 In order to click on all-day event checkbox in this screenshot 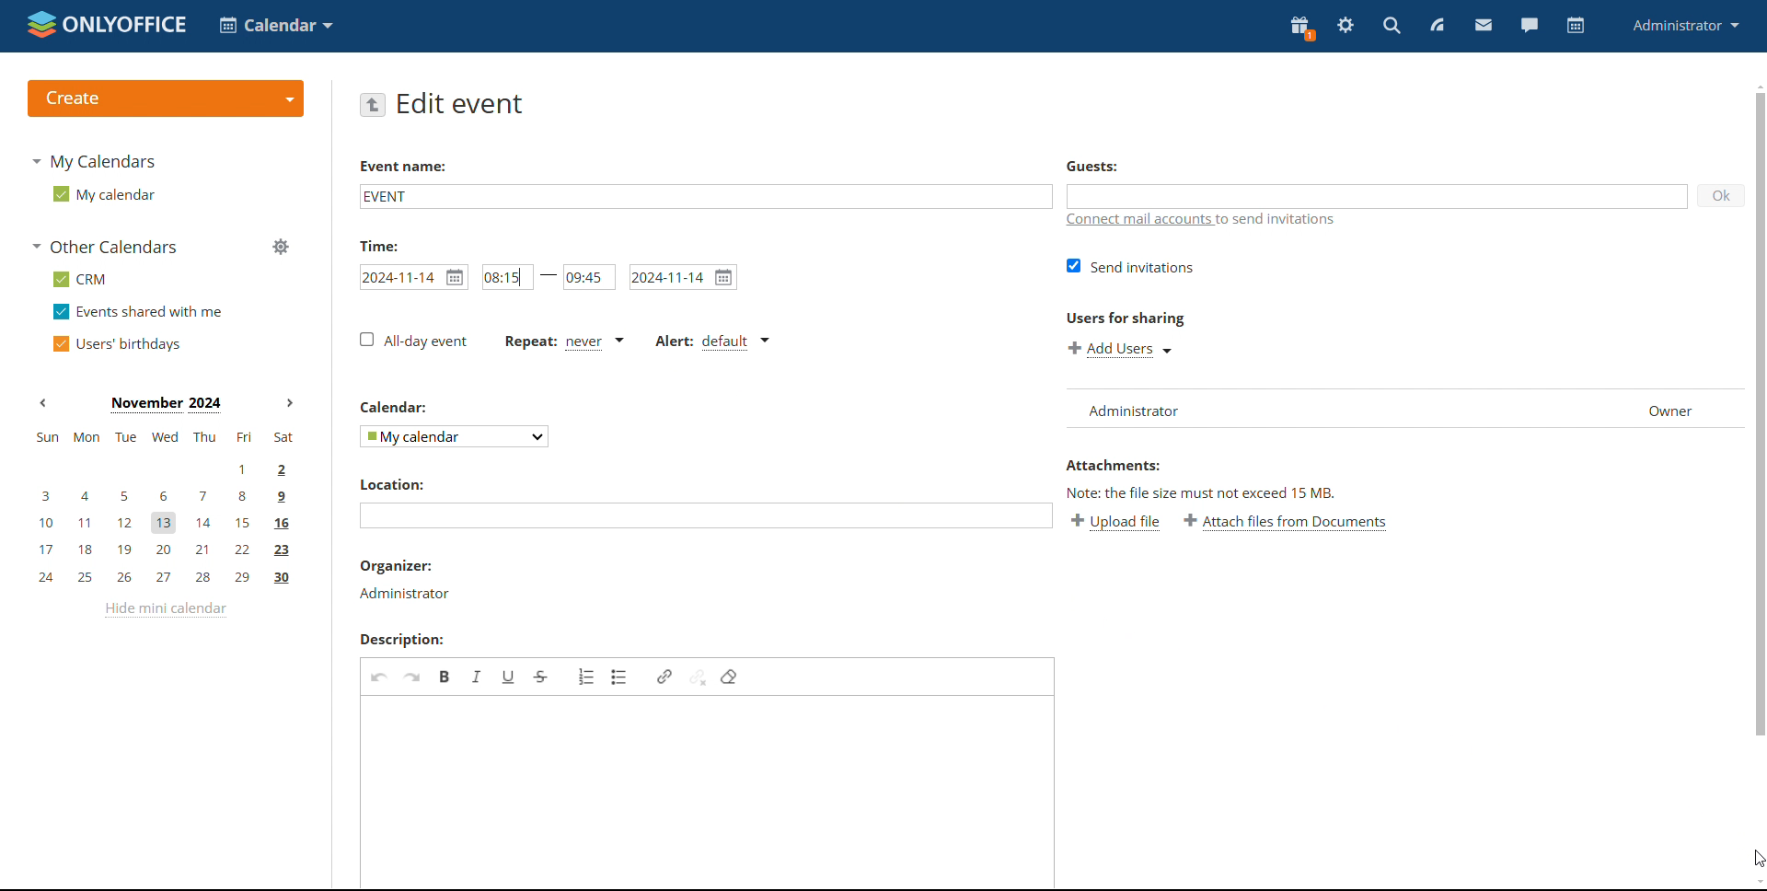, I will do `click(414, 341)`.